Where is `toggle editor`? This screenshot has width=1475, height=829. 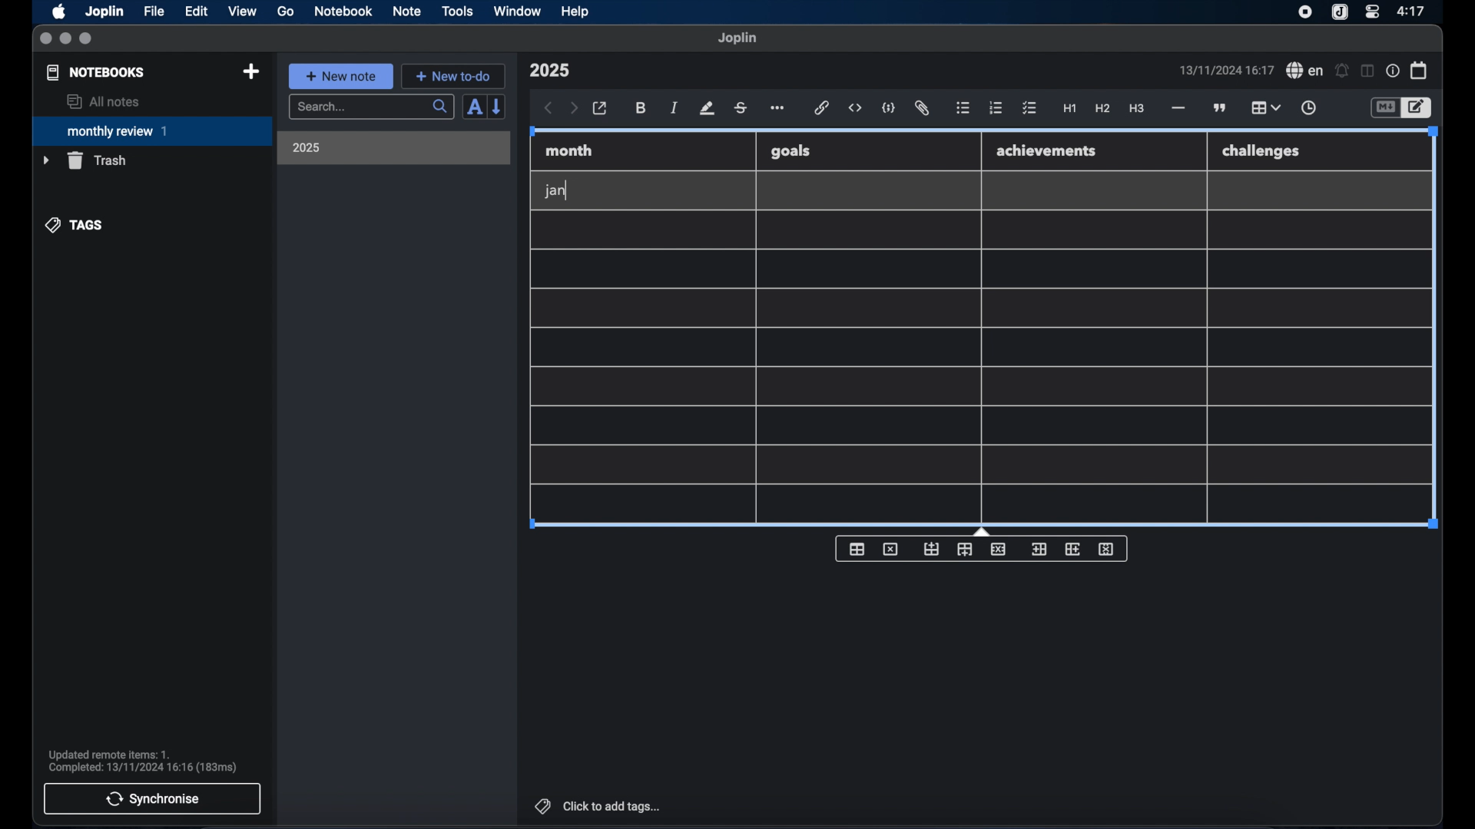
toggle editor is located at coordinates (1384, 108).